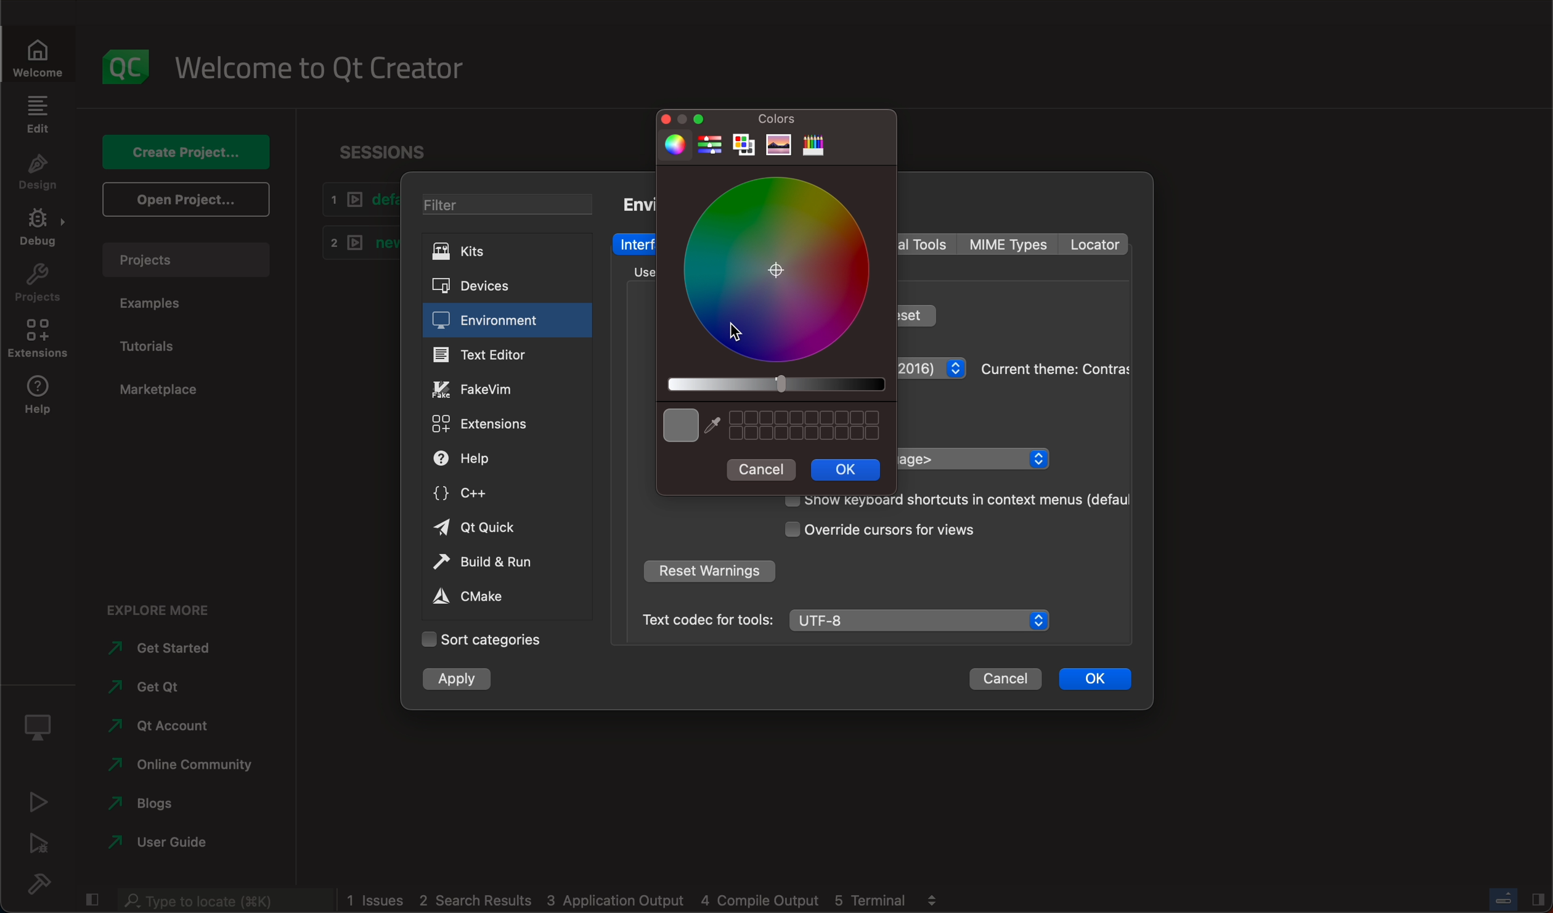 The image size is (1553, 913). What do you see at coordinates (636, 272) in the screenshot?
I see `use` at bounding box center [636, 272].